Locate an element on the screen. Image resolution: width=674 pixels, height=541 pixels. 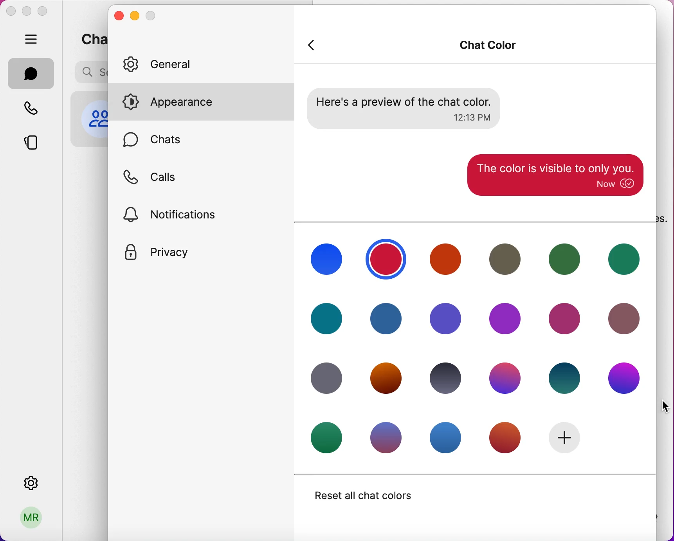
minimize is located at coordinates (135, 16).